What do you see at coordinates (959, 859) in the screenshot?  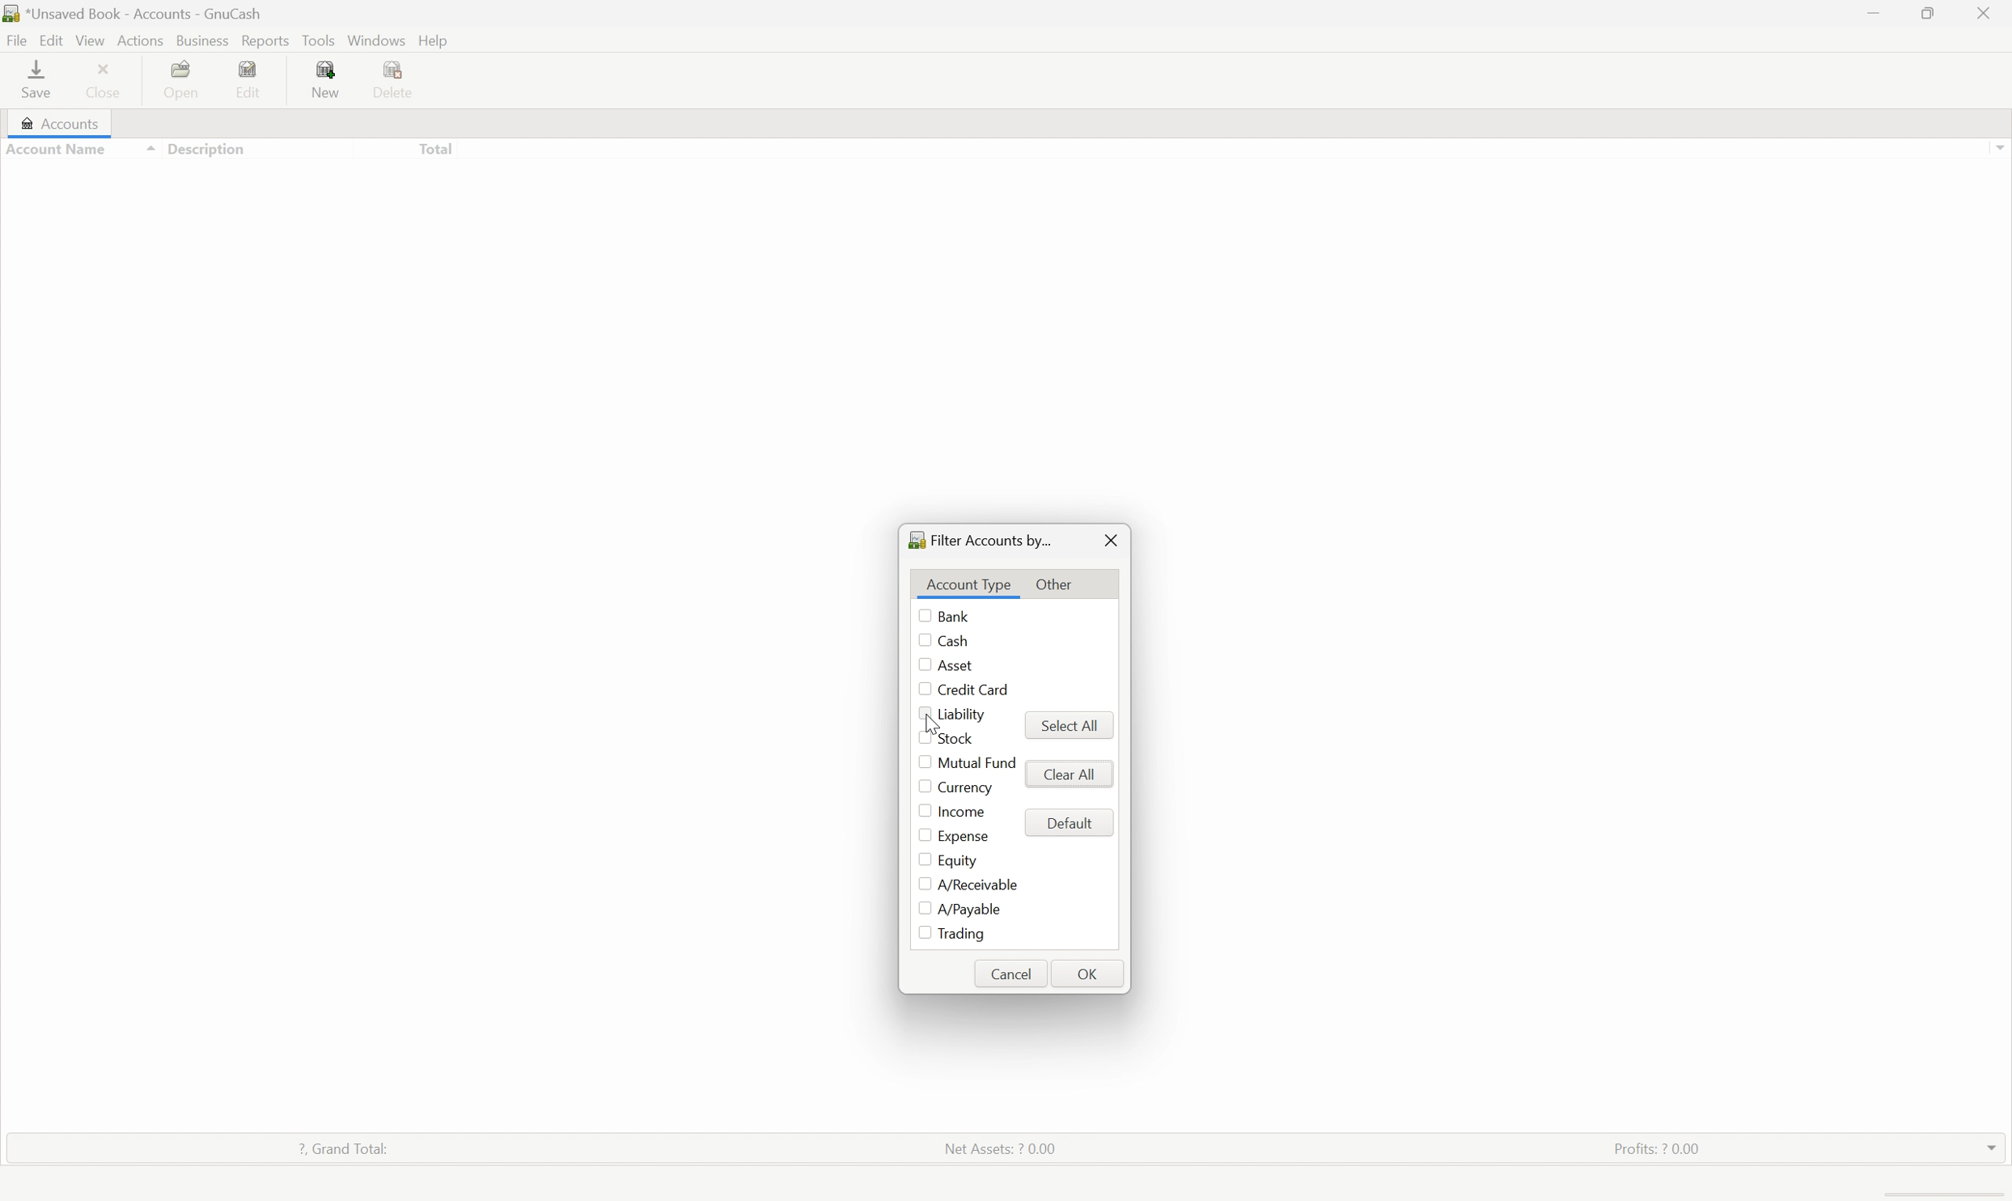 I see `Equity` at bounding box center [959, 859].